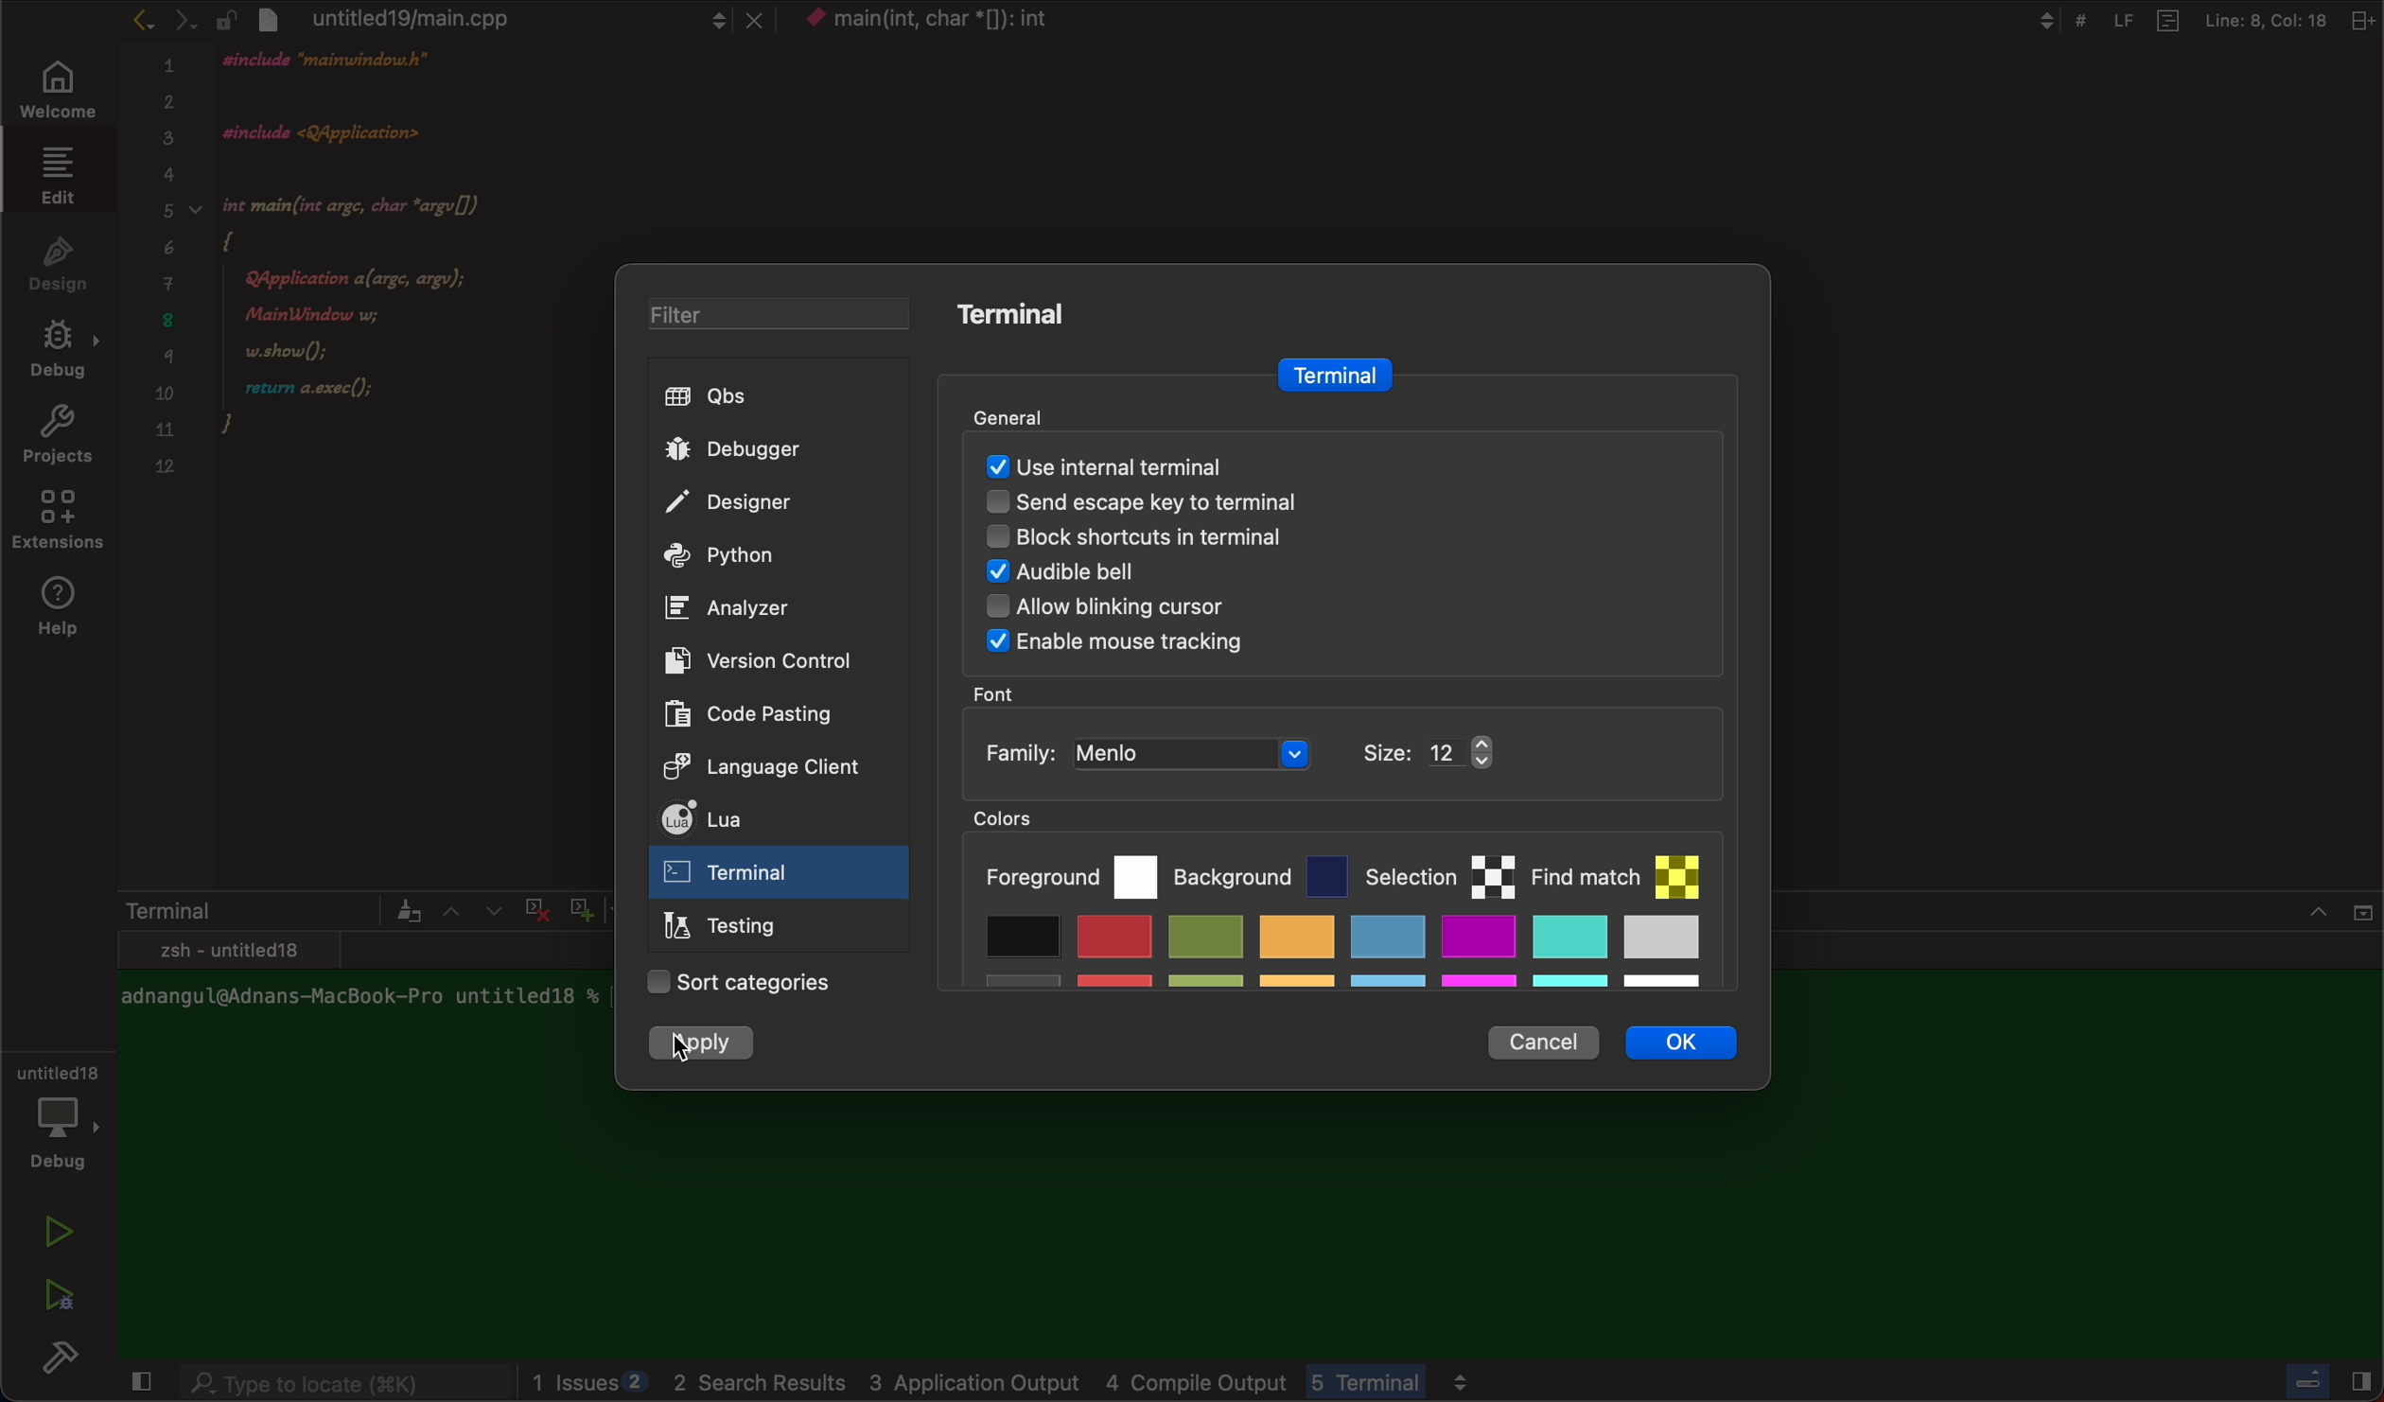 The image size is (2384, 1402). What do you see at coordinates (394, 286) in the screenshot?
I see `code` at bounding box center [394, 286].